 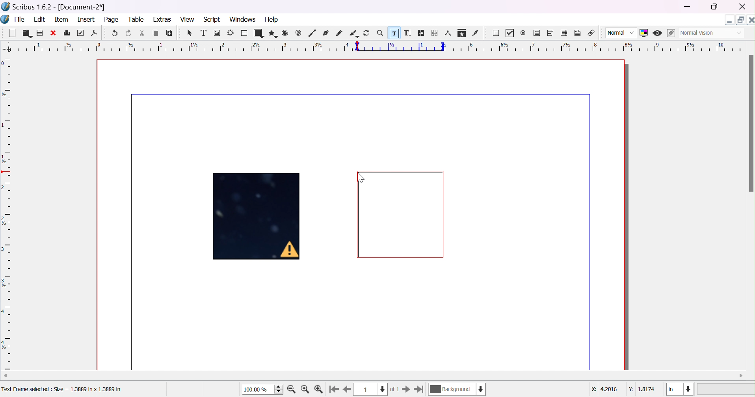 What do you see at coordinates (242, 20) in the screenshot?
I see `windows` at bounding box center [242, 20].